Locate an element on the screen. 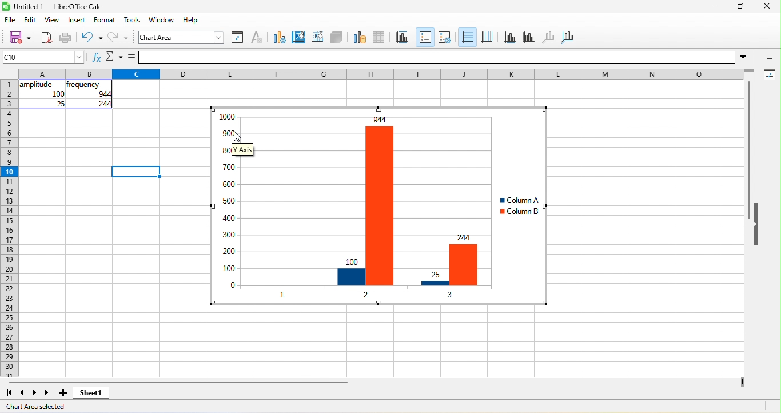 This screenshot has width=781, height=413. format is located at coordinates (107, 20).